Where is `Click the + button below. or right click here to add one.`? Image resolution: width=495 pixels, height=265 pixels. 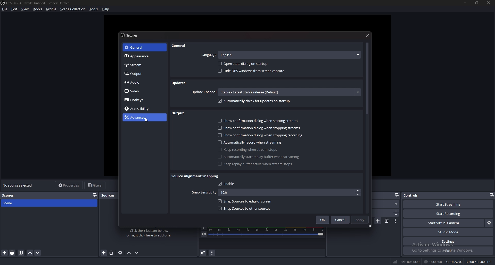
Click the + button below. or right click here to add one. is located at coordinates (150, 233).